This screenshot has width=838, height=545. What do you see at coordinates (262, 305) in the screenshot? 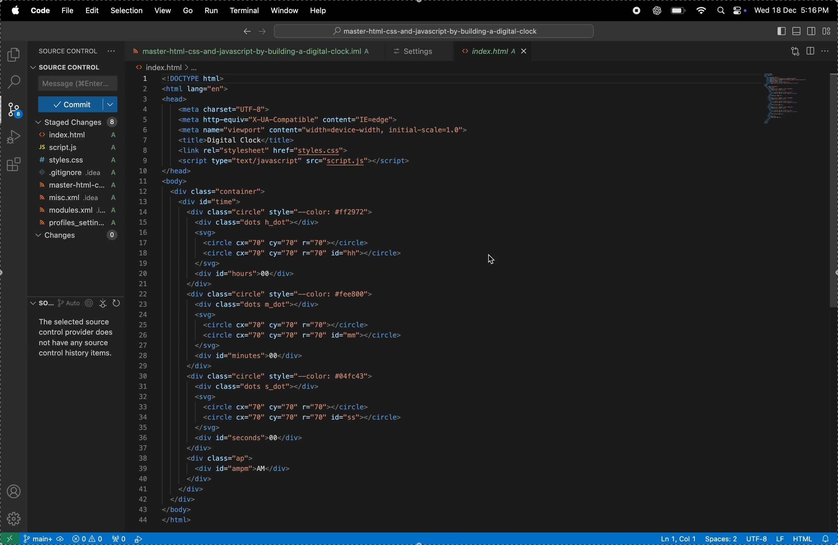
I see `<div class="dots m_dot"></div>` at bounding box center [262, 305].